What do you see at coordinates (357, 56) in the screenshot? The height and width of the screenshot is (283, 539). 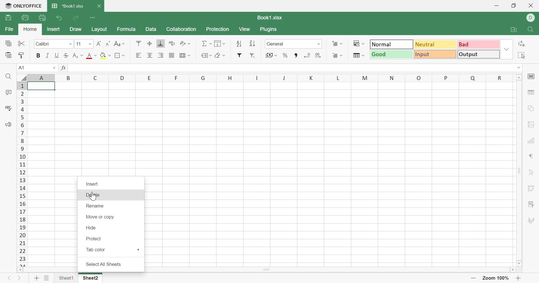 I see `Format as table template` at bounding box center [357, 56].